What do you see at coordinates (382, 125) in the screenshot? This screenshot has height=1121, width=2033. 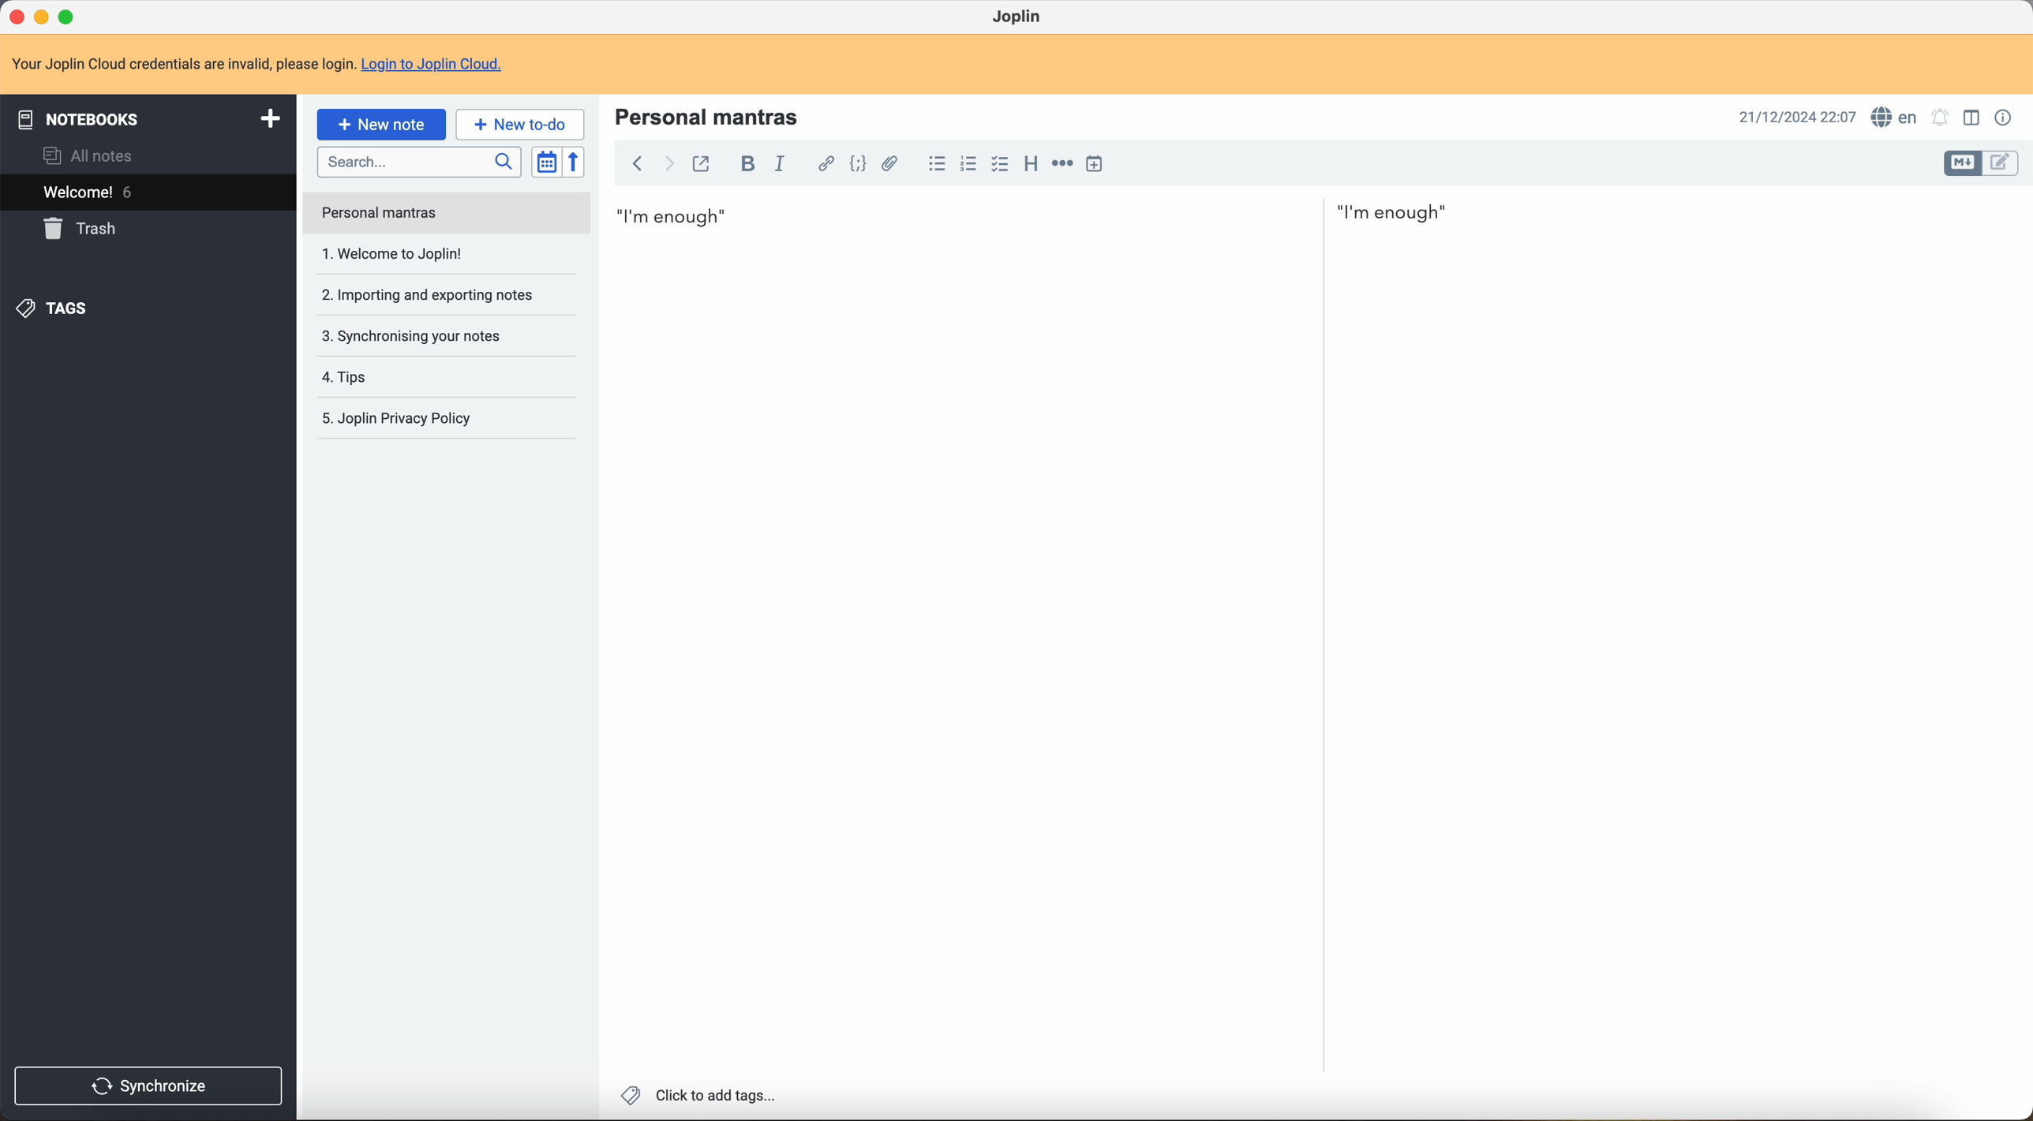 I see `click on new note` at bounding box center [382, 125].